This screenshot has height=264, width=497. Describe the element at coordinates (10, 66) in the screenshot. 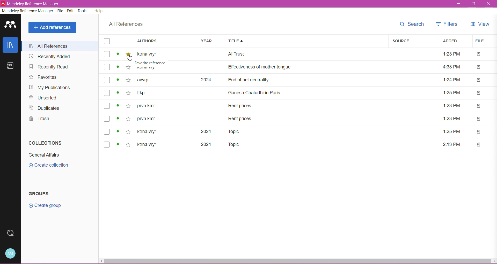

I see `Notes` at that location.